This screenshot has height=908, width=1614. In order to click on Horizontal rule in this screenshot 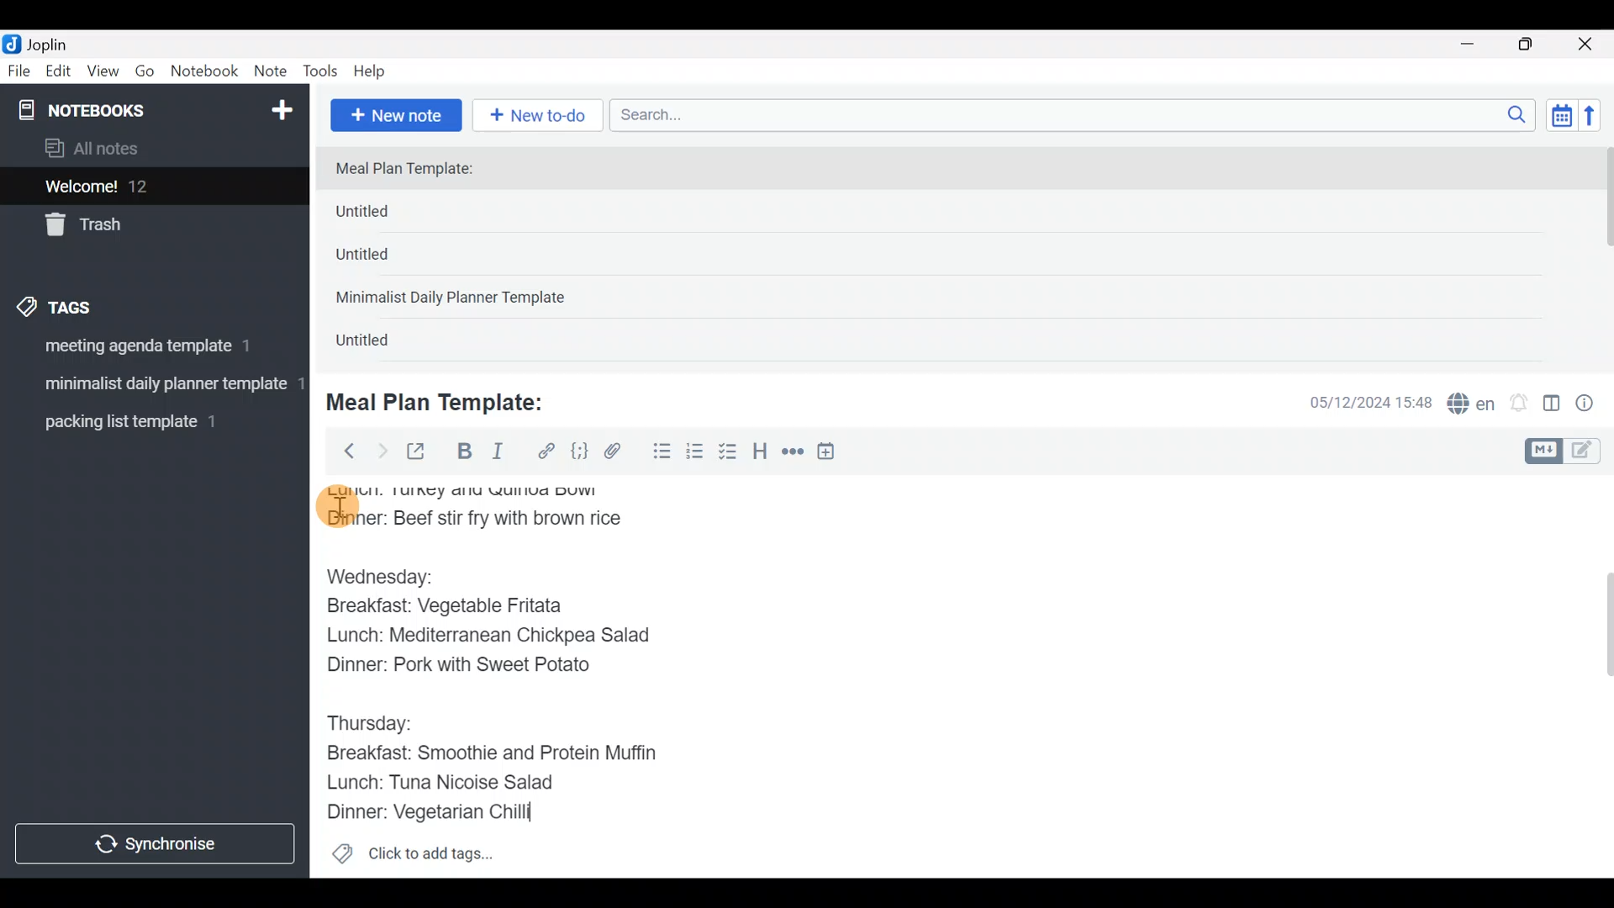, I will do `click(793, 453)`.